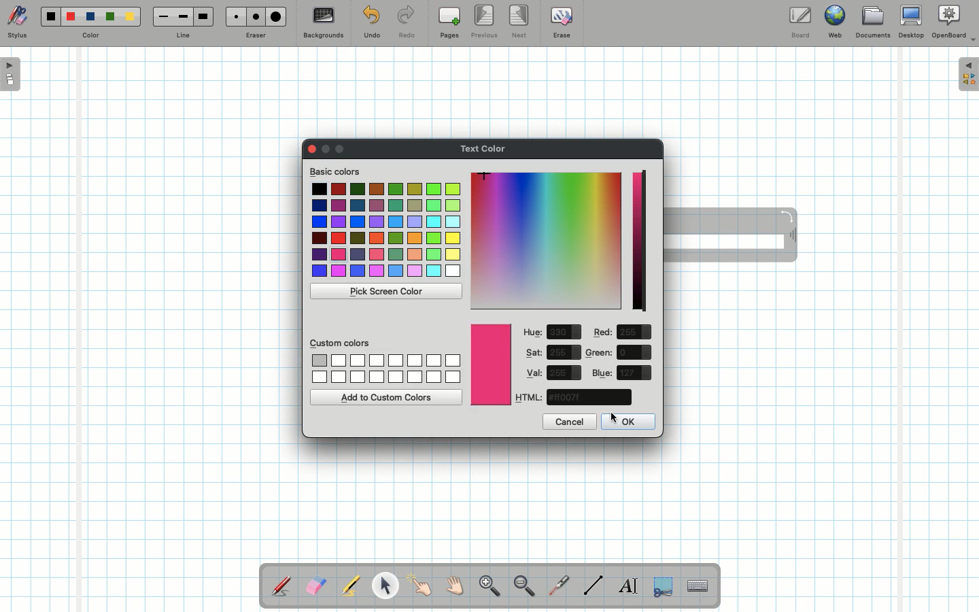 This screenshot has width=979, height=612. I want to click on Blue, so click(91, 17).